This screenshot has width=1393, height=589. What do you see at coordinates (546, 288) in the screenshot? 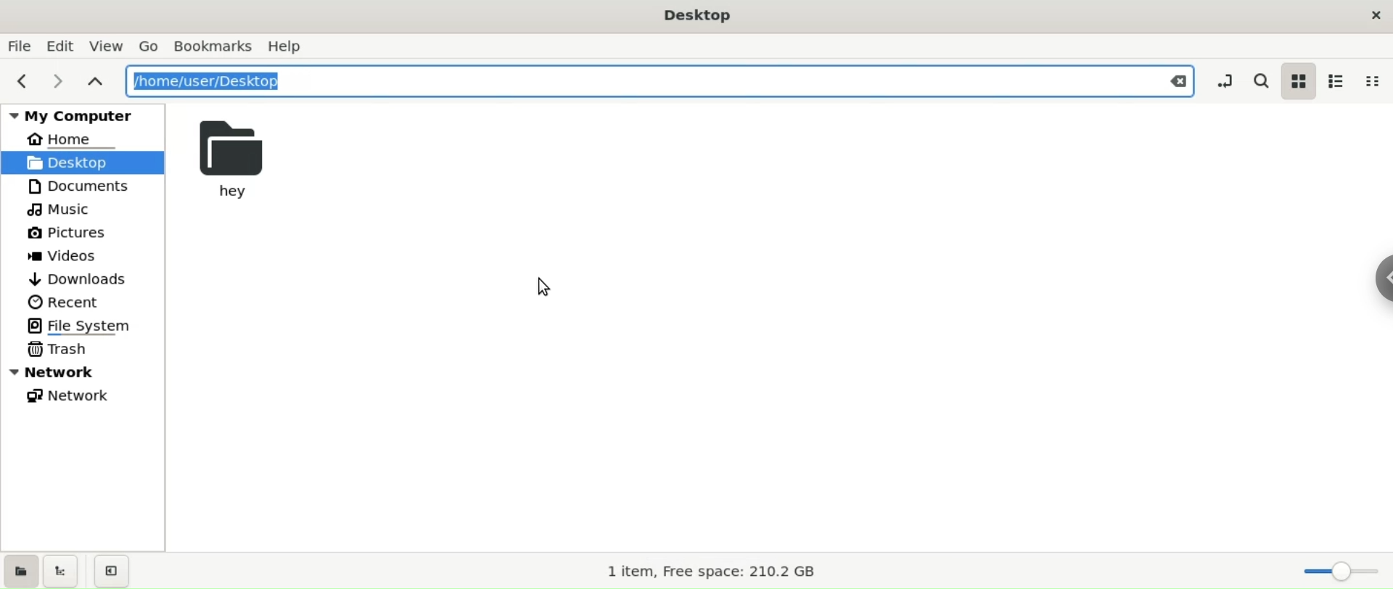
I see `cursor` at bounding box center [546, 288].